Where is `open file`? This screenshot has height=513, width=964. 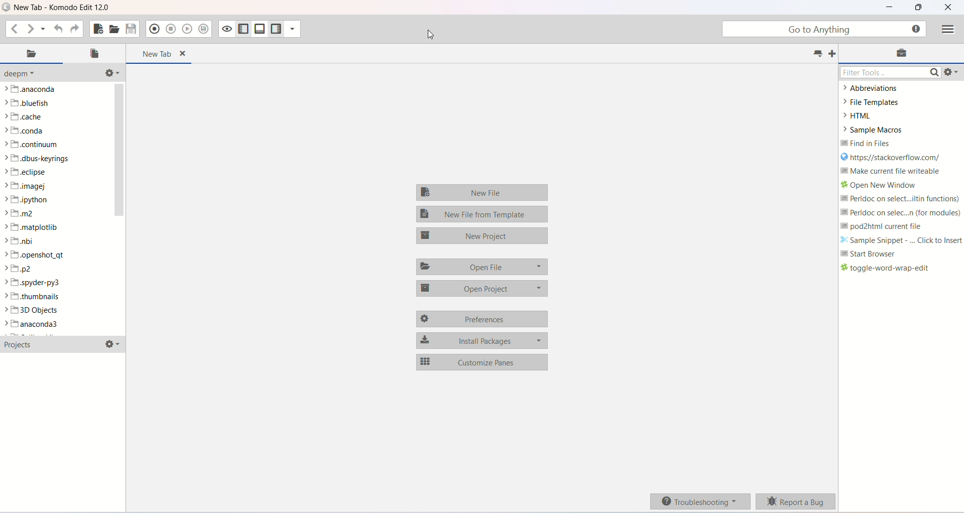
open file is located at coordinates (113, 29).